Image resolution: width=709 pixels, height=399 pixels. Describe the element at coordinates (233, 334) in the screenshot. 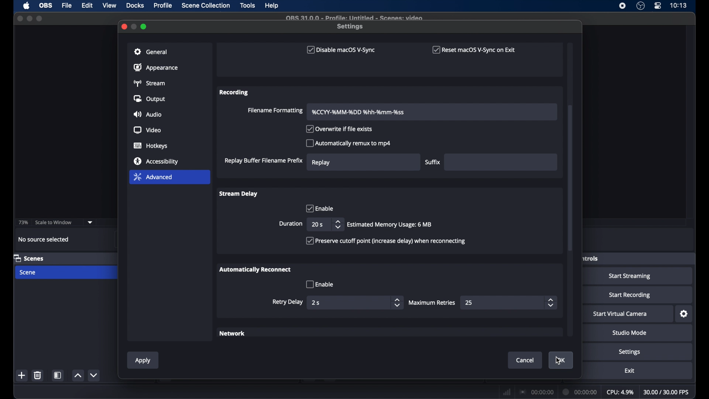

I see `network` at that location.